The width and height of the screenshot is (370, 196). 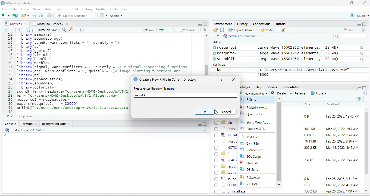 I want to click on maximize, so click(x=205, y=24).